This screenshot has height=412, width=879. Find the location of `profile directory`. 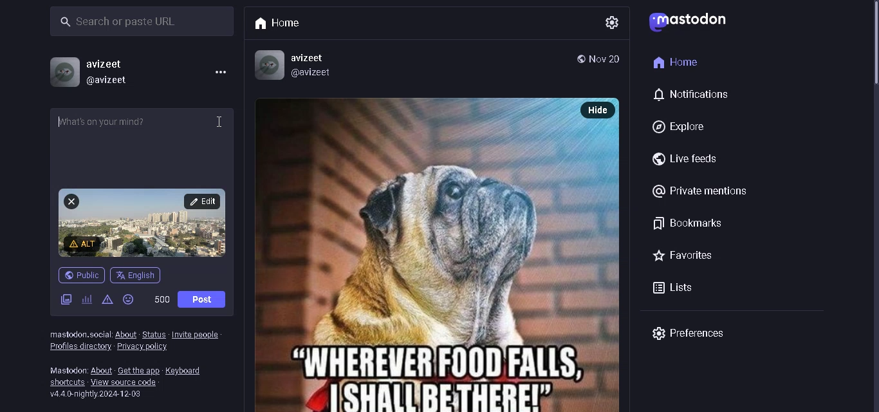

profile directory is located at coordinates (79, 347).